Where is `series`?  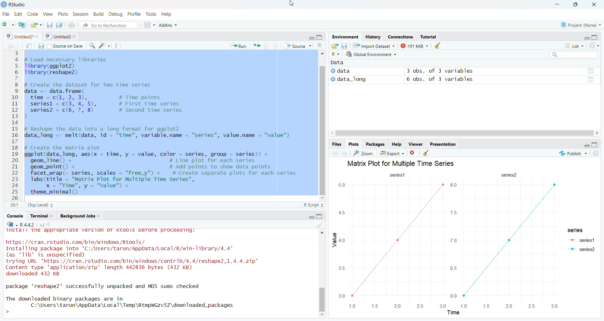
series is located at coordinates (508, 175).